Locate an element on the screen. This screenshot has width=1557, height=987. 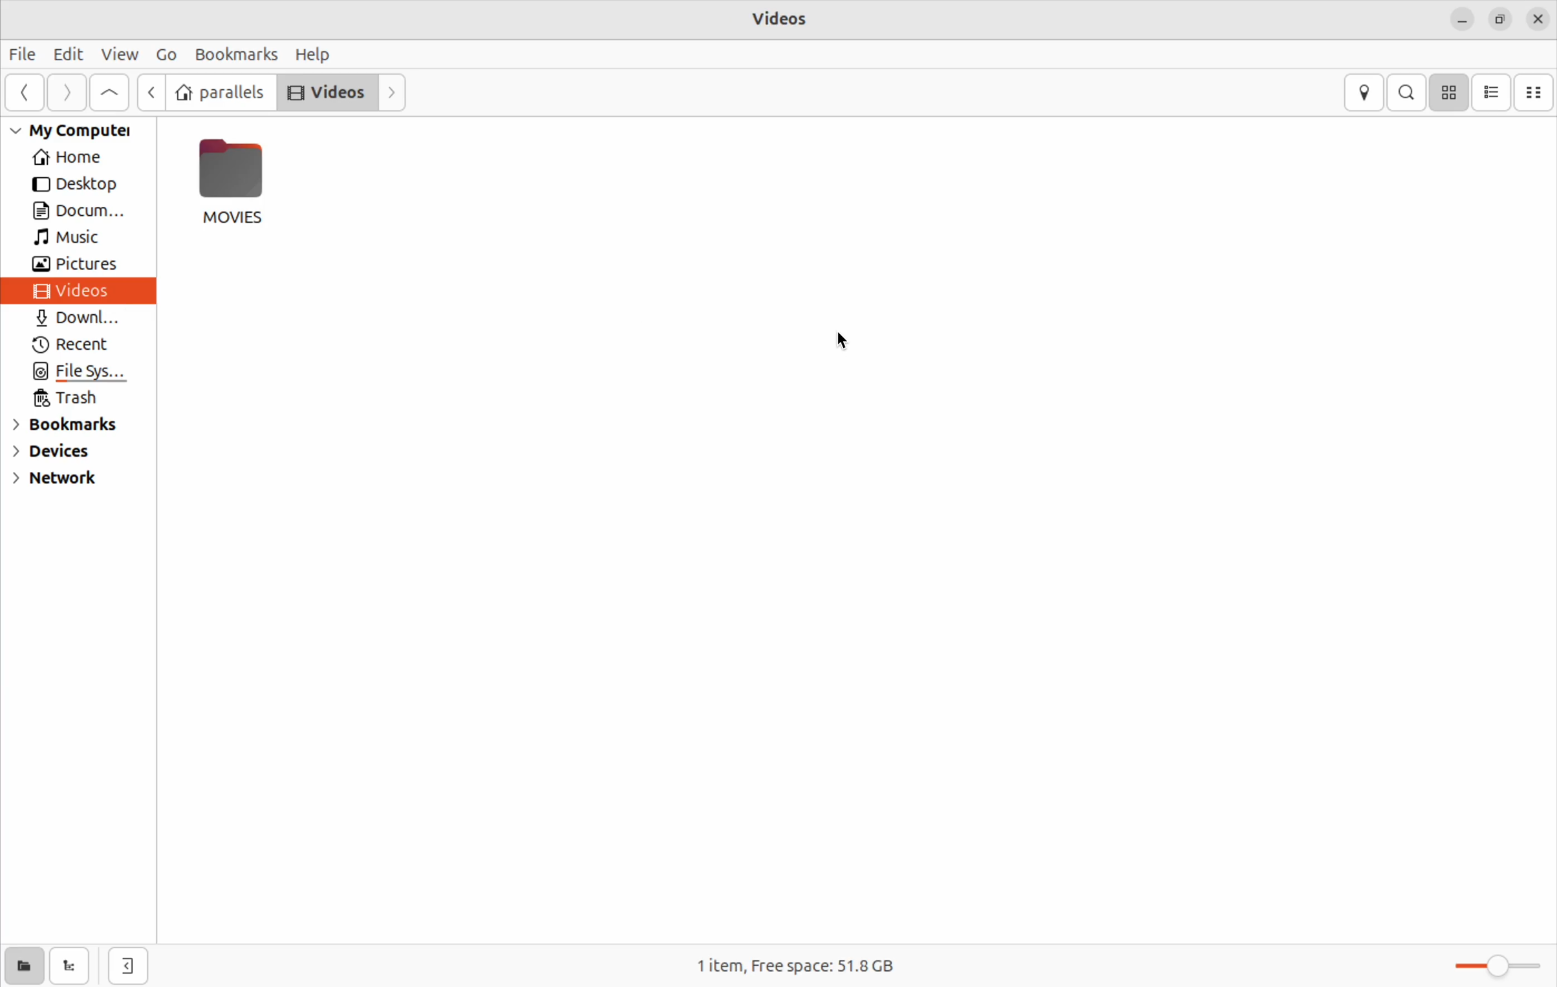
Movies is located at coordinates (233, 181).